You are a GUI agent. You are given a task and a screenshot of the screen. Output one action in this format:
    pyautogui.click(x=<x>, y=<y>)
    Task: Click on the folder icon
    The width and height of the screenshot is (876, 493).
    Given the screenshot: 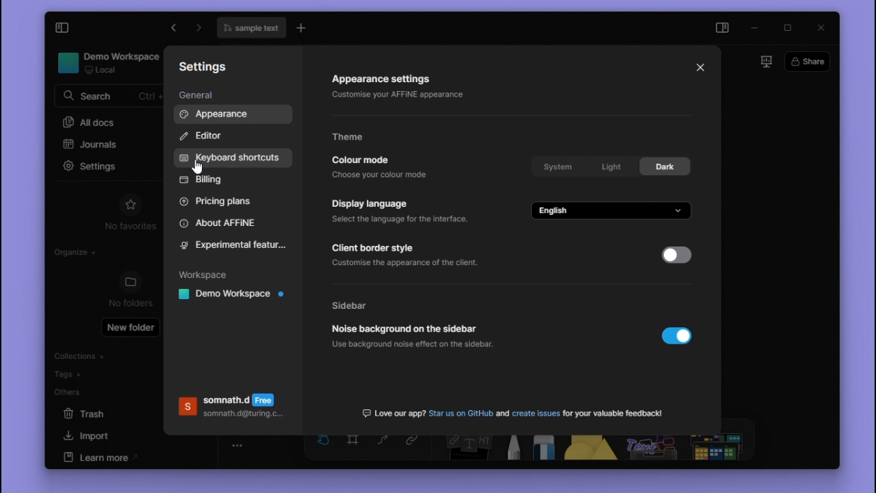 What is the action you would take?
    pyautogui.click(x=129, y=281)
    